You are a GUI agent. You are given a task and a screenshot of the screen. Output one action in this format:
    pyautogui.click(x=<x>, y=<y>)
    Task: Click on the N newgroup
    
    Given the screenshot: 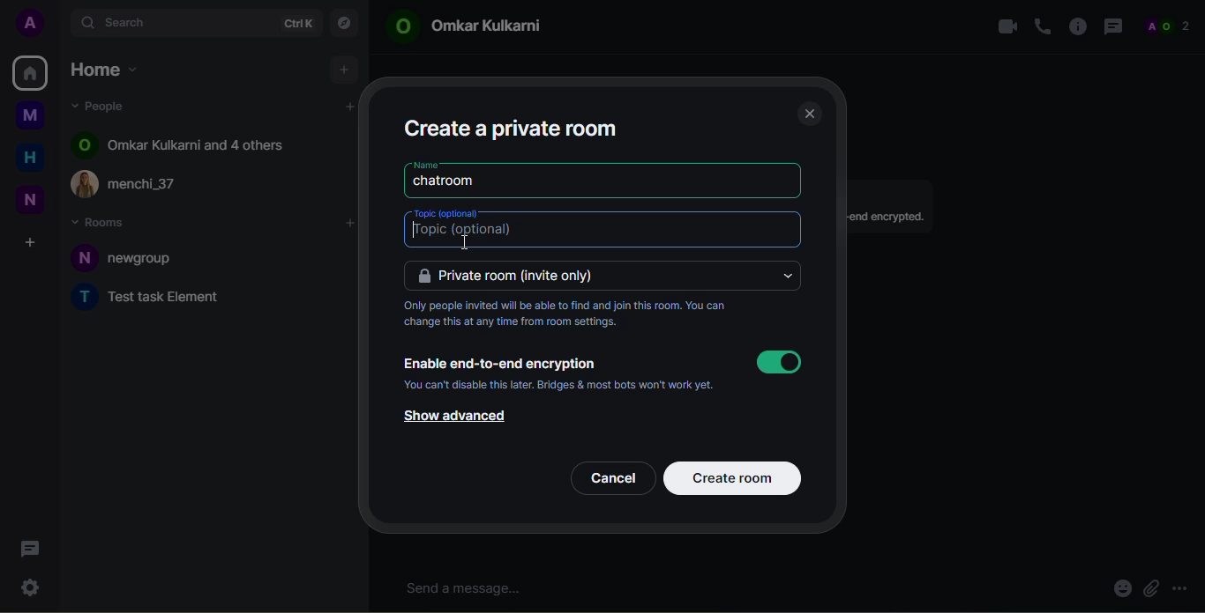 What is the action you would take?
    pyautogui.click(x=131, y=257)
    